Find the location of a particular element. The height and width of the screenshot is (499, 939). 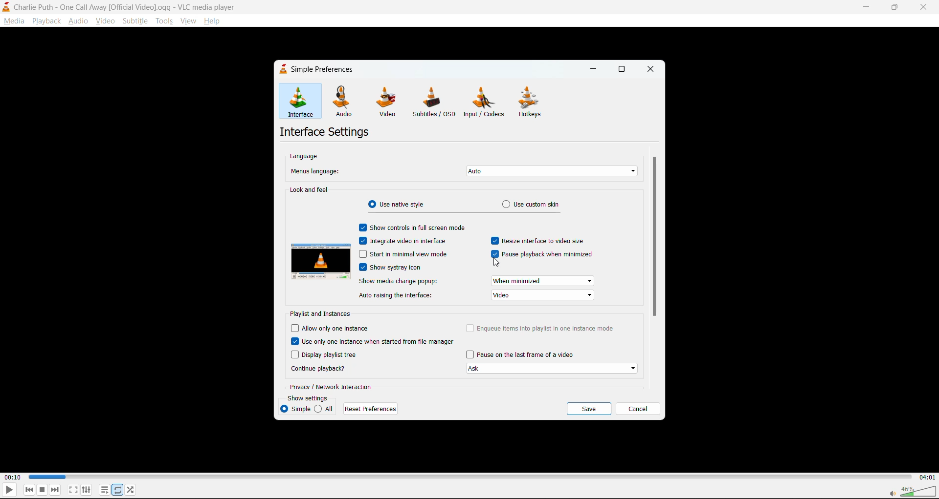

use custom skin is located at coordinates (542, 205).